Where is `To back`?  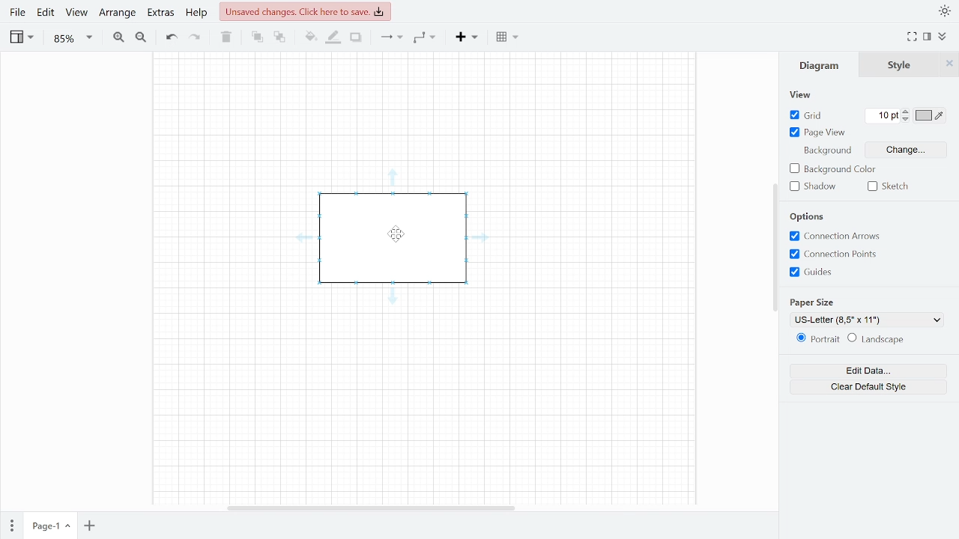
To back is located at coordinates (279, 38).